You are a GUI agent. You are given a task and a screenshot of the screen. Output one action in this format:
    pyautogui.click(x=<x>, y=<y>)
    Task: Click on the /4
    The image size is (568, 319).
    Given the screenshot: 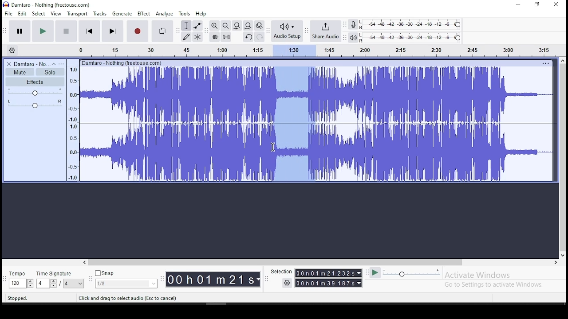 What is the action you would take?
    pyautogui.click(x=67, y=283)
    